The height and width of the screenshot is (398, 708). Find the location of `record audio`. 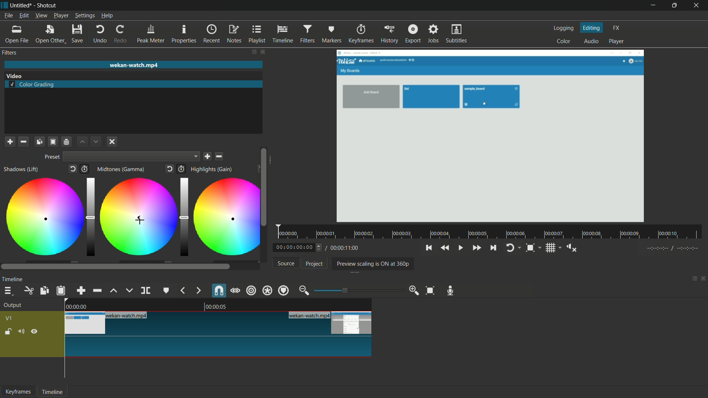

record audio is located at coordinates (451, 291).